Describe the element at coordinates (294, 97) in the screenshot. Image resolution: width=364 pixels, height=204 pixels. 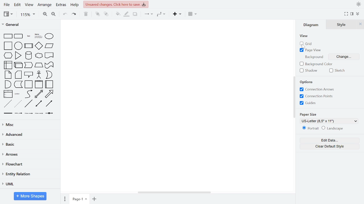
I see `vertical scrollbar` at that location.